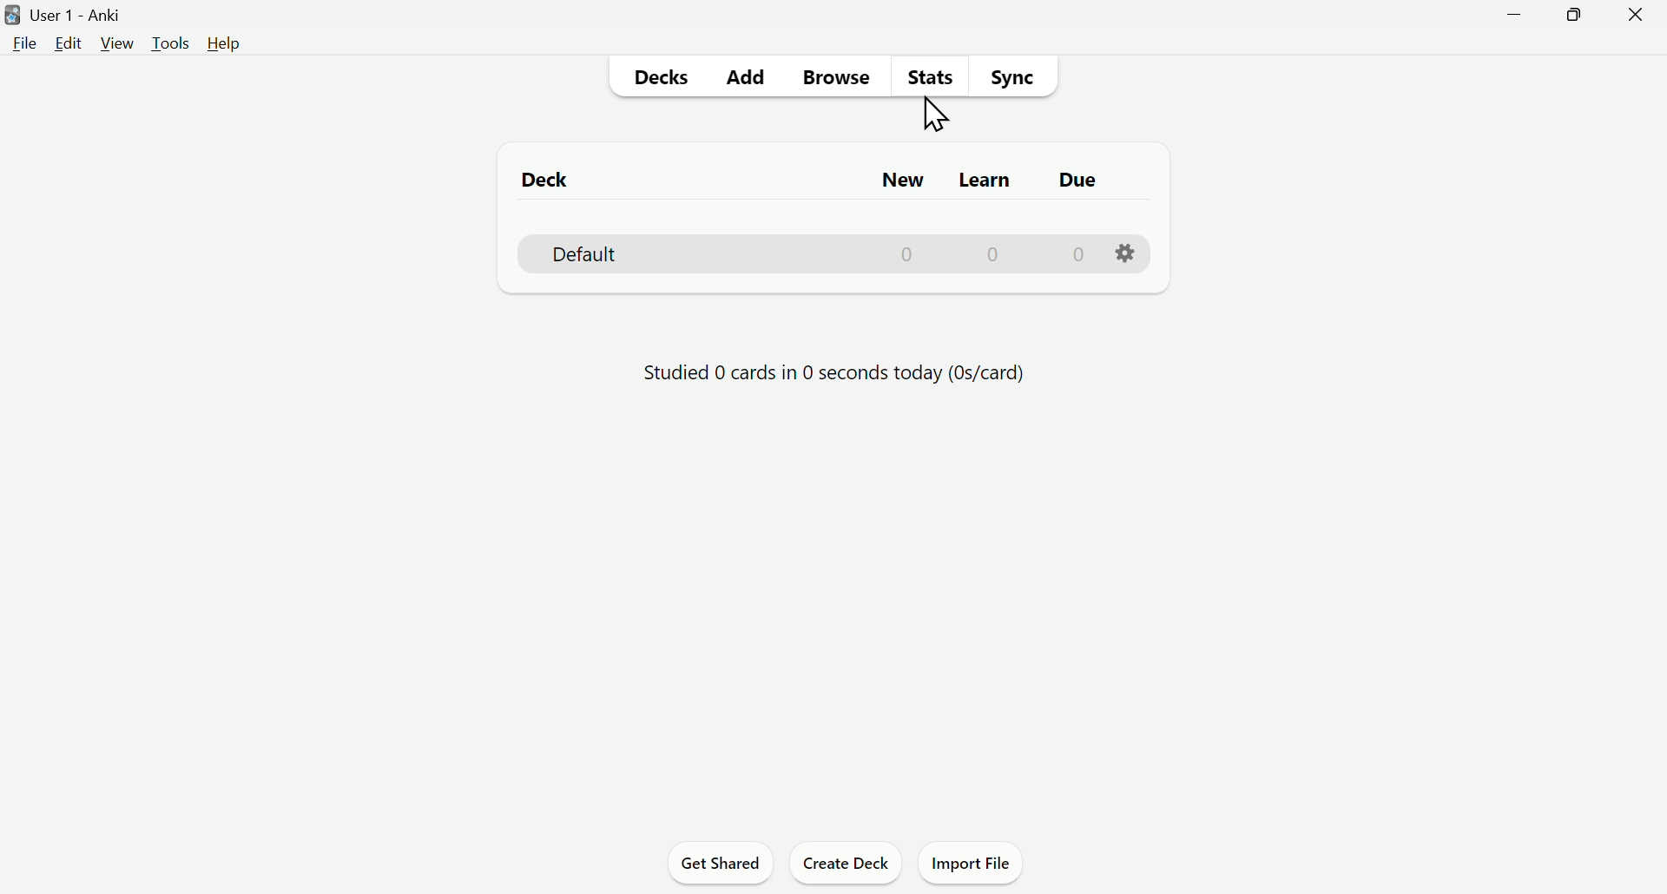 The width and height of the screenshot is (1667, 894). Describe the element at coordinates (718, 864) in the screenshot. I see `Get Shared` at that location.